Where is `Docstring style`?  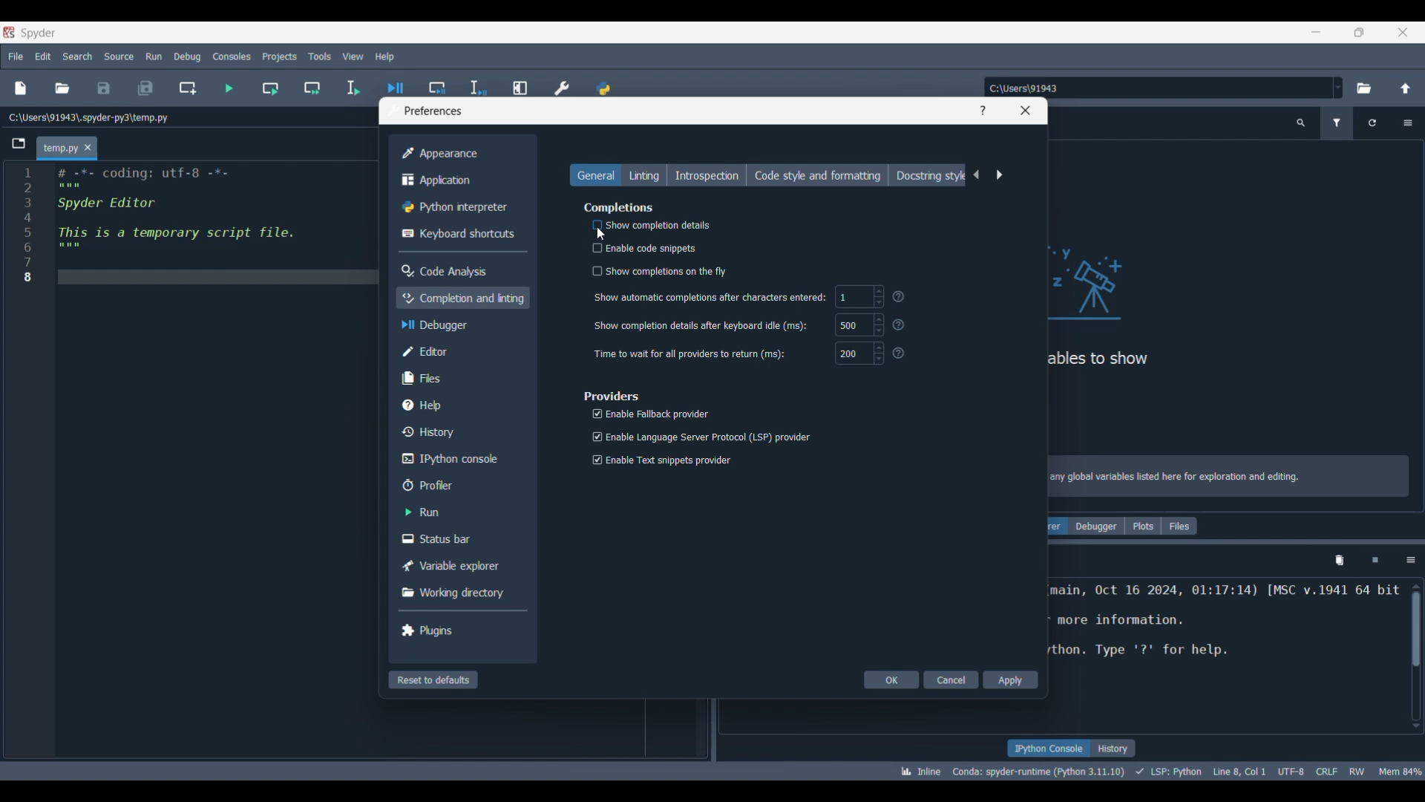 Docstring style is located at coordinates (928, 175).